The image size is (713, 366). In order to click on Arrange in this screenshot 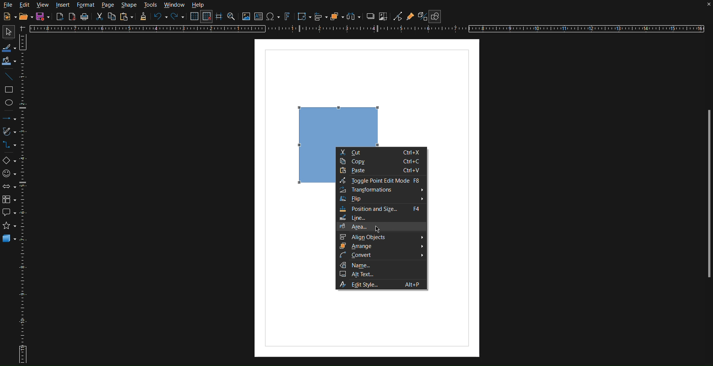, I will do `click(381, 246)`.